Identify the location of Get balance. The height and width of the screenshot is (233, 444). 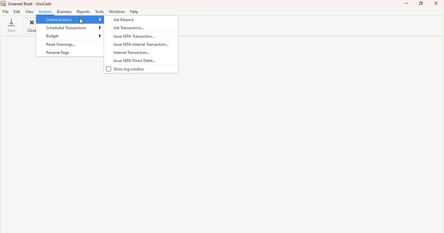
(142, 21).